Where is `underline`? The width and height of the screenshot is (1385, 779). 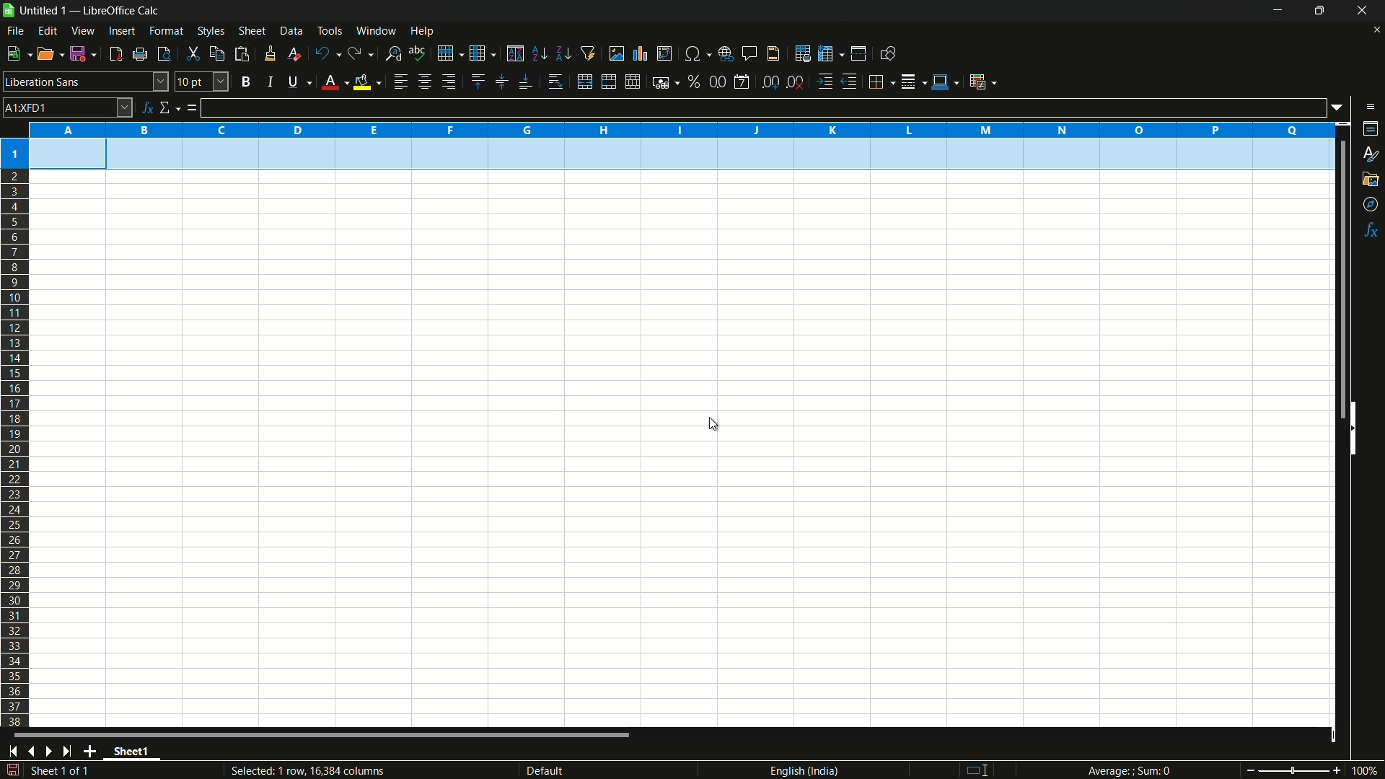 underline is located at coordinates (296, 83).